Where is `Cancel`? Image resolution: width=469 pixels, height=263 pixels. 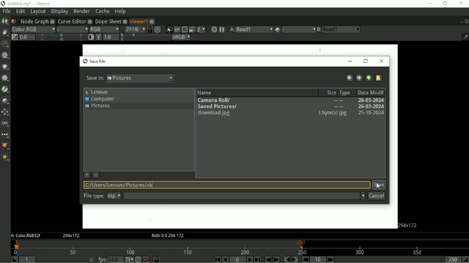
Cancel is located at coordinates (377, 196).